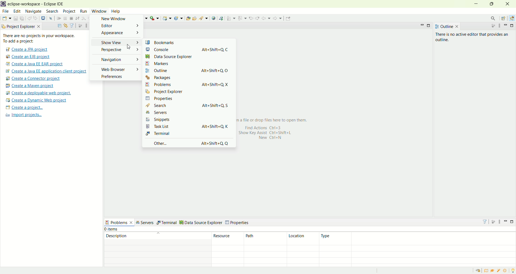 This screenshot has width=516, height=274. What do you see at coordinates (34, 11) in the screenshot?
I see `navigate` at bounding box center [34, 11].